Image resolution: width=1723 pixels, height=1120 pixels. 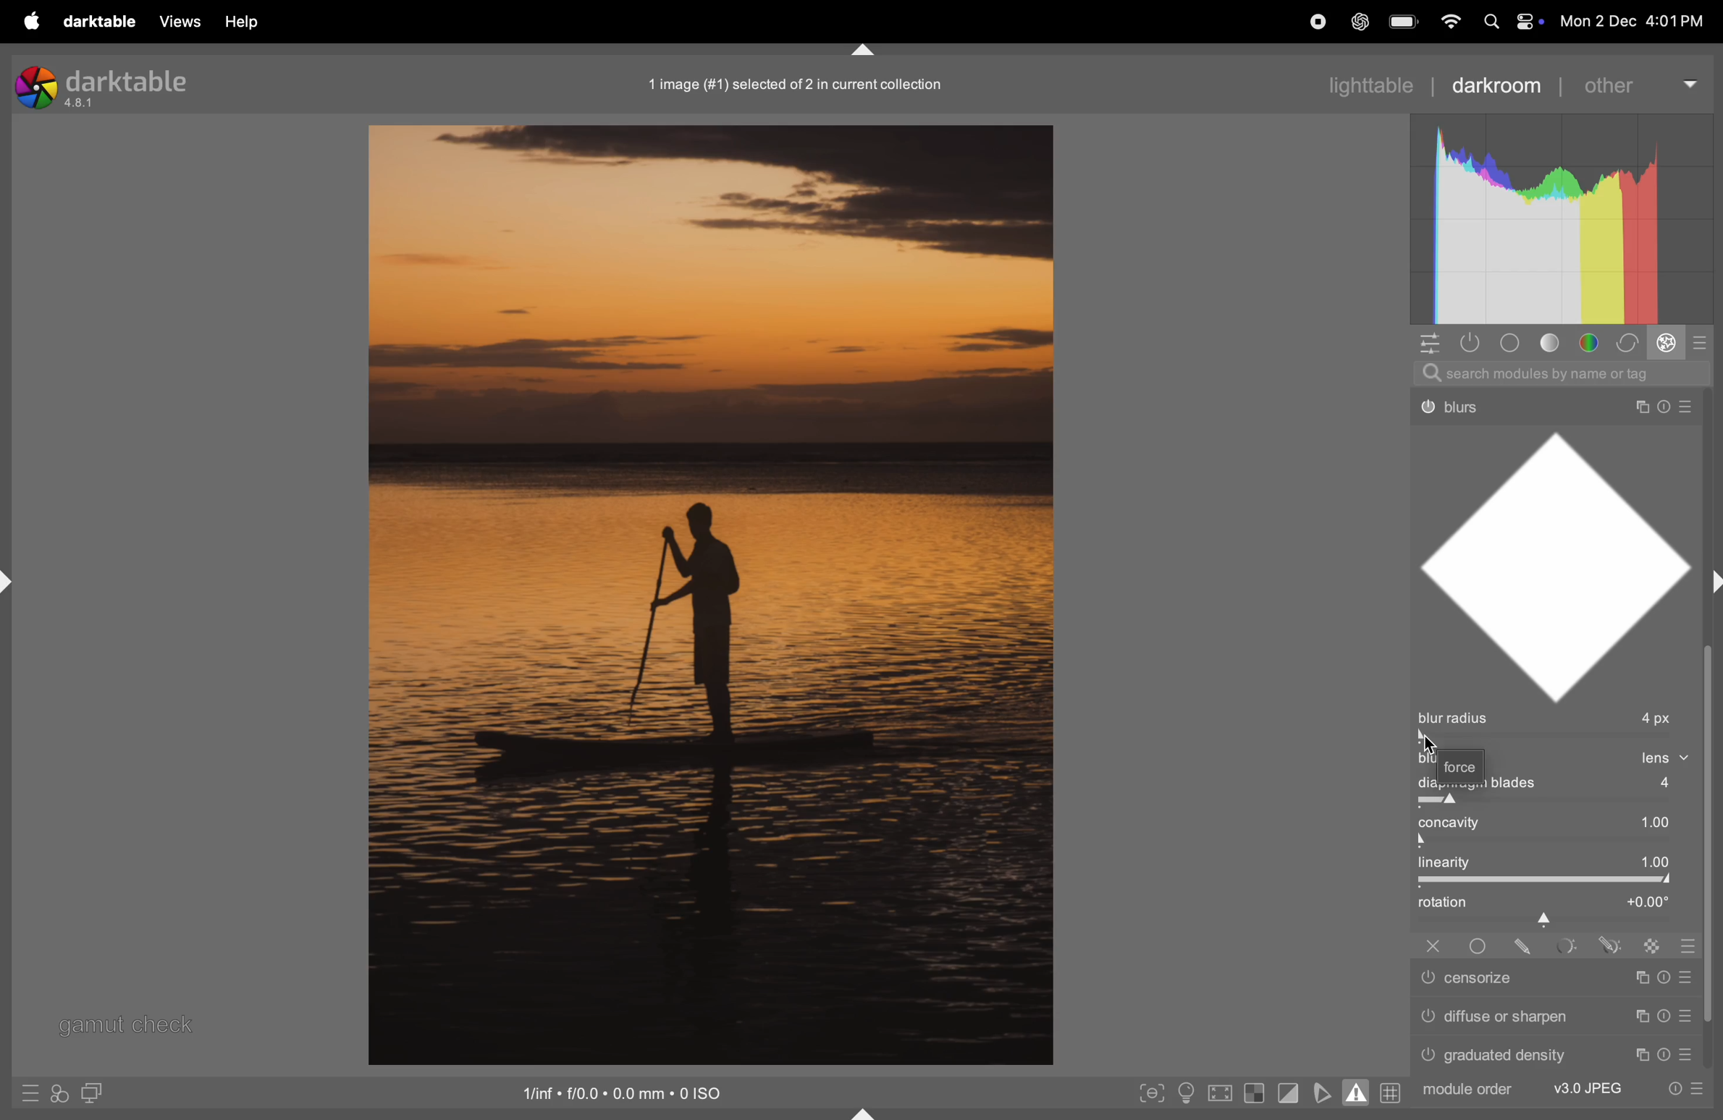 I want to click on apple menu, so click(x=34, y=21).